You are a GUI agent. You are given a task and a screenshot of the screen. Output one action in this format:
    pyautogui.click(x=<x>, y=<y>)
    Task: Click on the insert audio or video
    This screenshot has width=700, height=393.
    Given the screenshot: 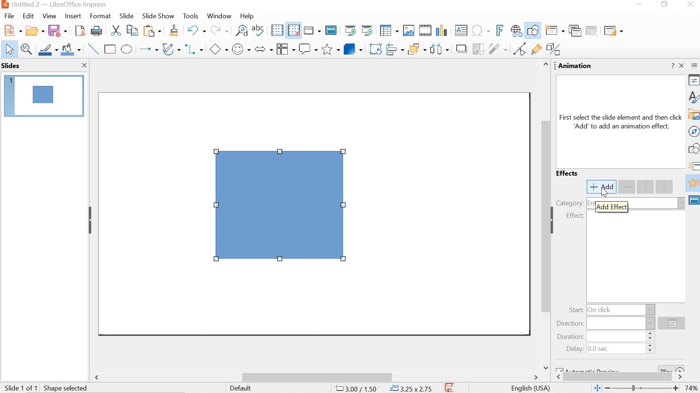 What is the action you would take?
    pyautogui.click(x=424, y=30)
    